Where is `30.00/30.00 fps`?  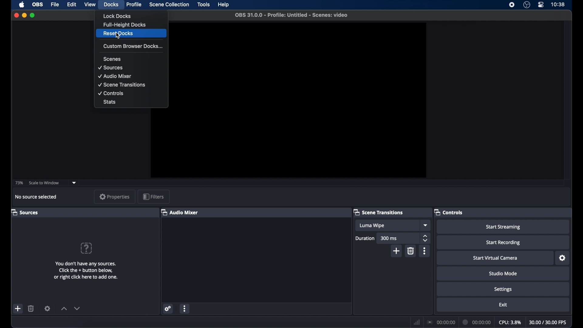
30.00/30.00 fps is located at coordinates (548, 323).